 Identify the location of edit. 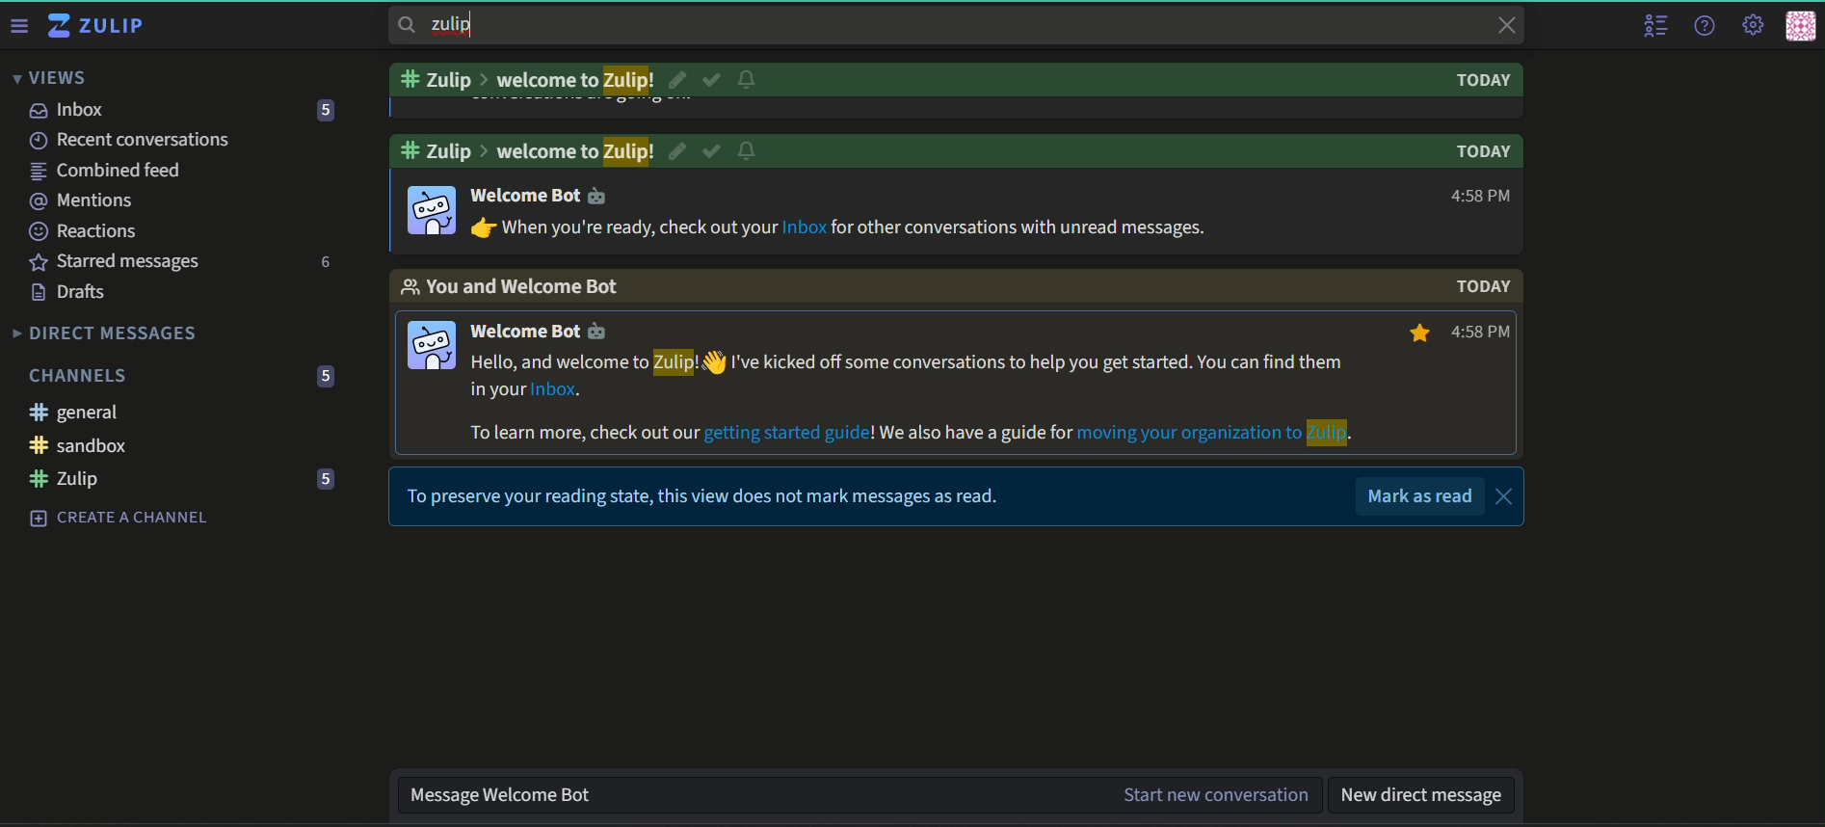
(676, 150).